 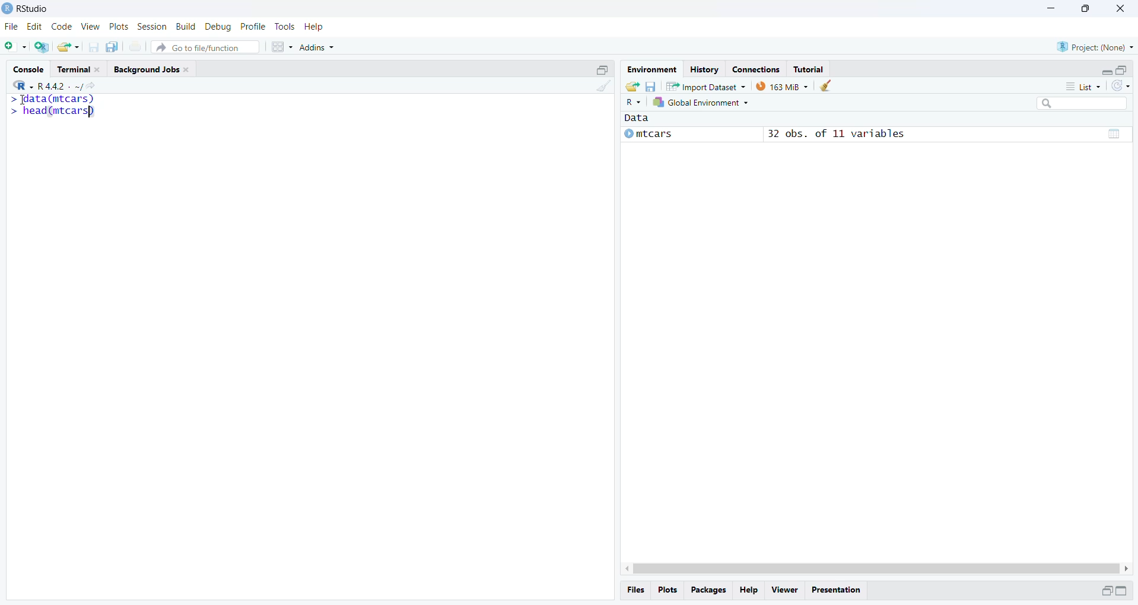 What do you see at coordinates (317, 47) in the screenshot?
I see `Addins` at bounding box center [317, 47].